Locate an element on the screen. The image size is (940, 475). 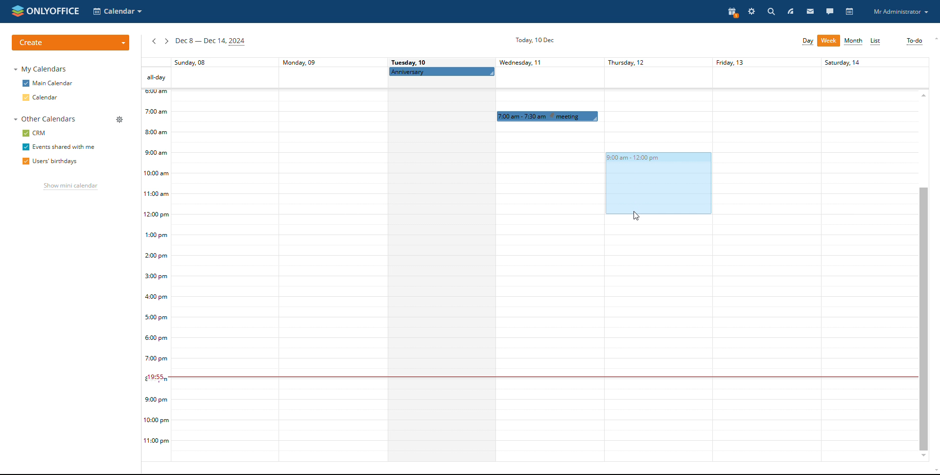
timeline is located at coordinates (156, 276).